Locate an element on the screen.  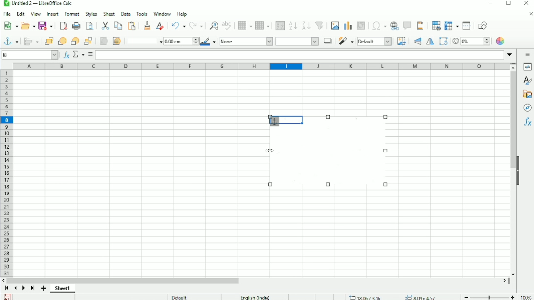
Close is located at coordinates (526, 3).